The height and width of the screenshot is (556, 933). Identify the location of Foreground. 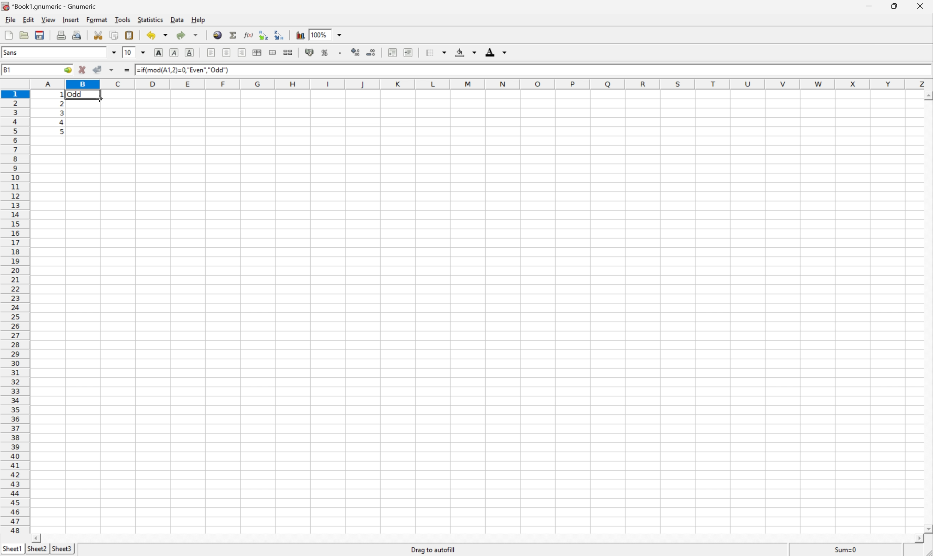
(497, 52).